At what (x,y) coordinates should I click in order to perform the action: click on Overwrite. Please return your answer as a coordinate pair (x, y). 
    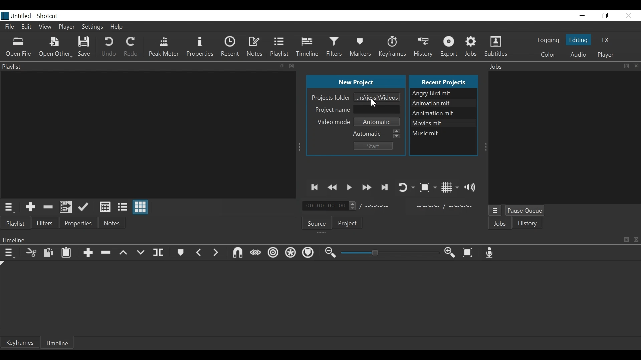
    Looking at the image, I should click on (141, 253).